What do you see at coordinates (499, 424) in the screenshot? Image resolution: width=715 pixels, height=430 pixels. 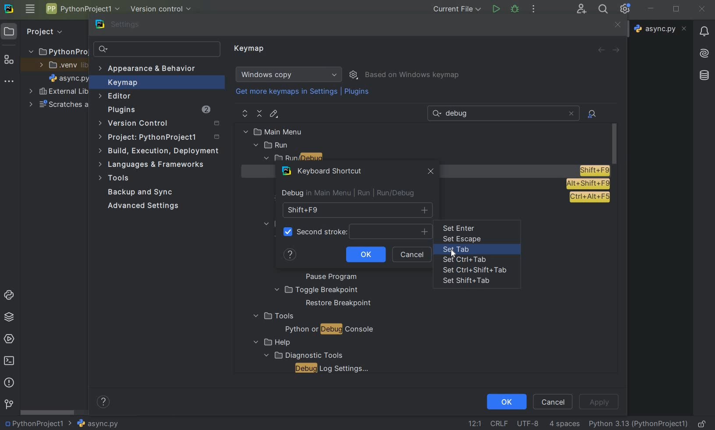 I see `line separator` at bounding box center [499, 424].